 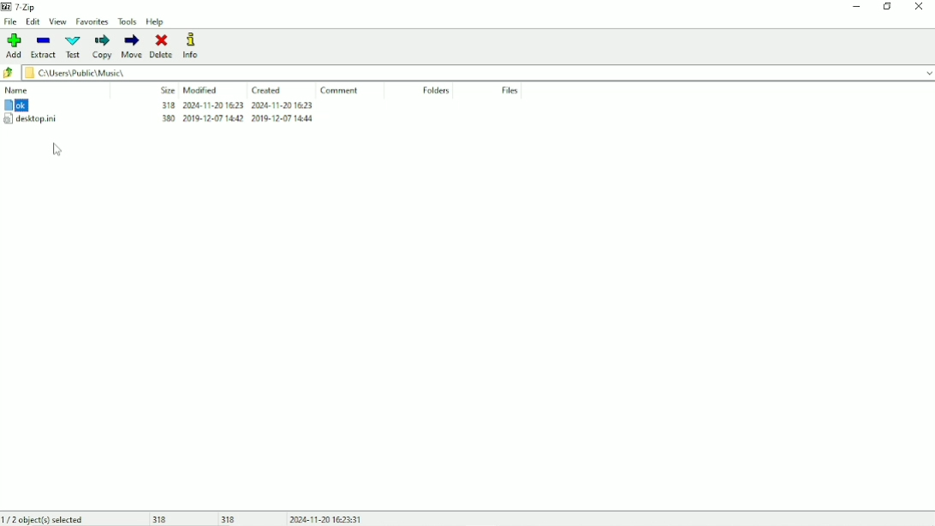 I want to click on Date and Time, so click(x=325, y=520).